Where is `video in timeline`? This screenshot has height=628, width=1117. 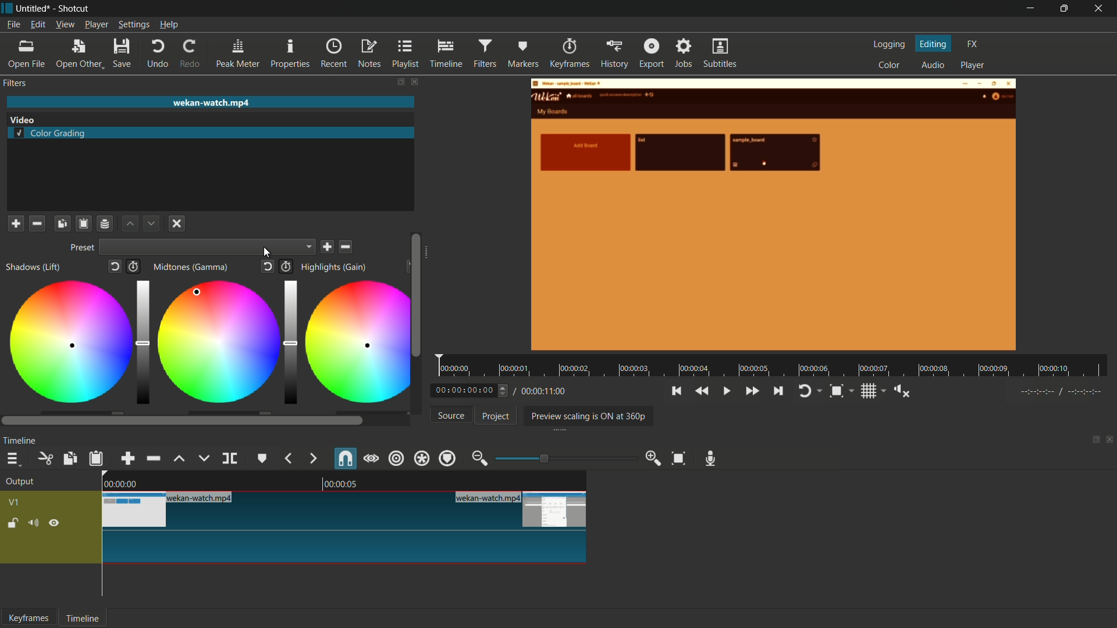 video in timeline is located at coordinates (345, 527).